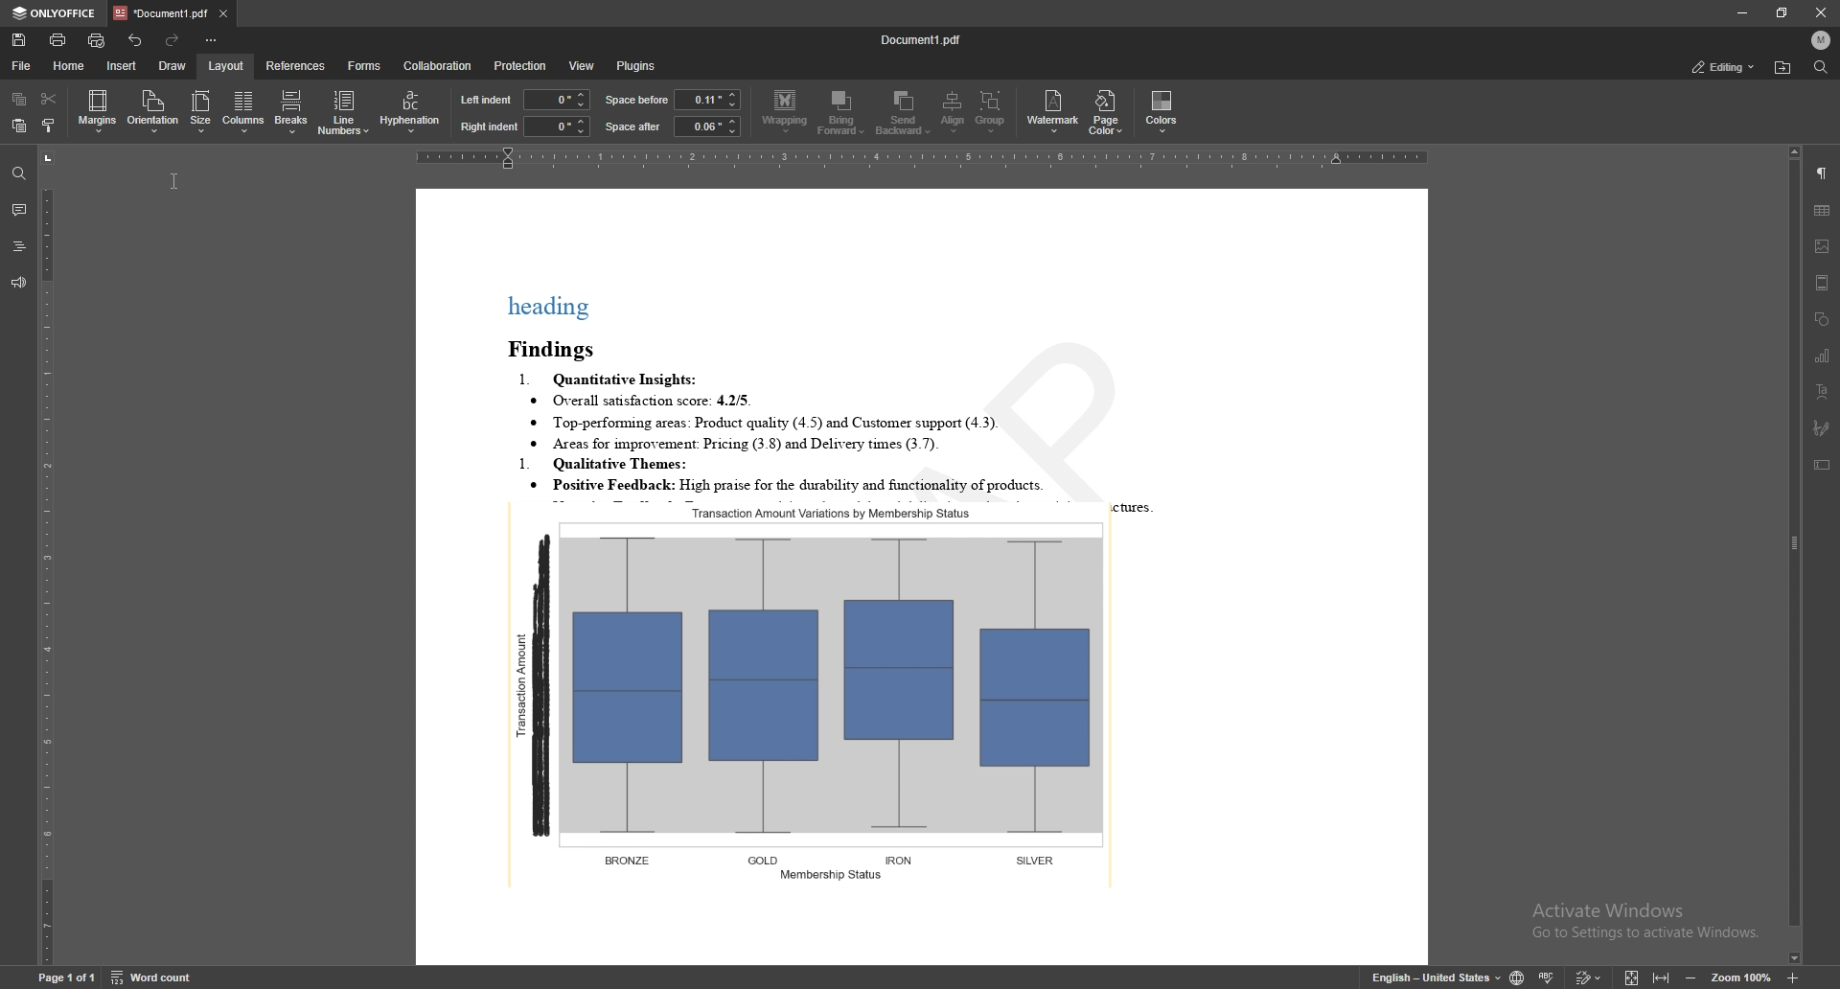 The height and width of the screenshot is (989, 1840). I want to click on send backward, so click(904, 111).